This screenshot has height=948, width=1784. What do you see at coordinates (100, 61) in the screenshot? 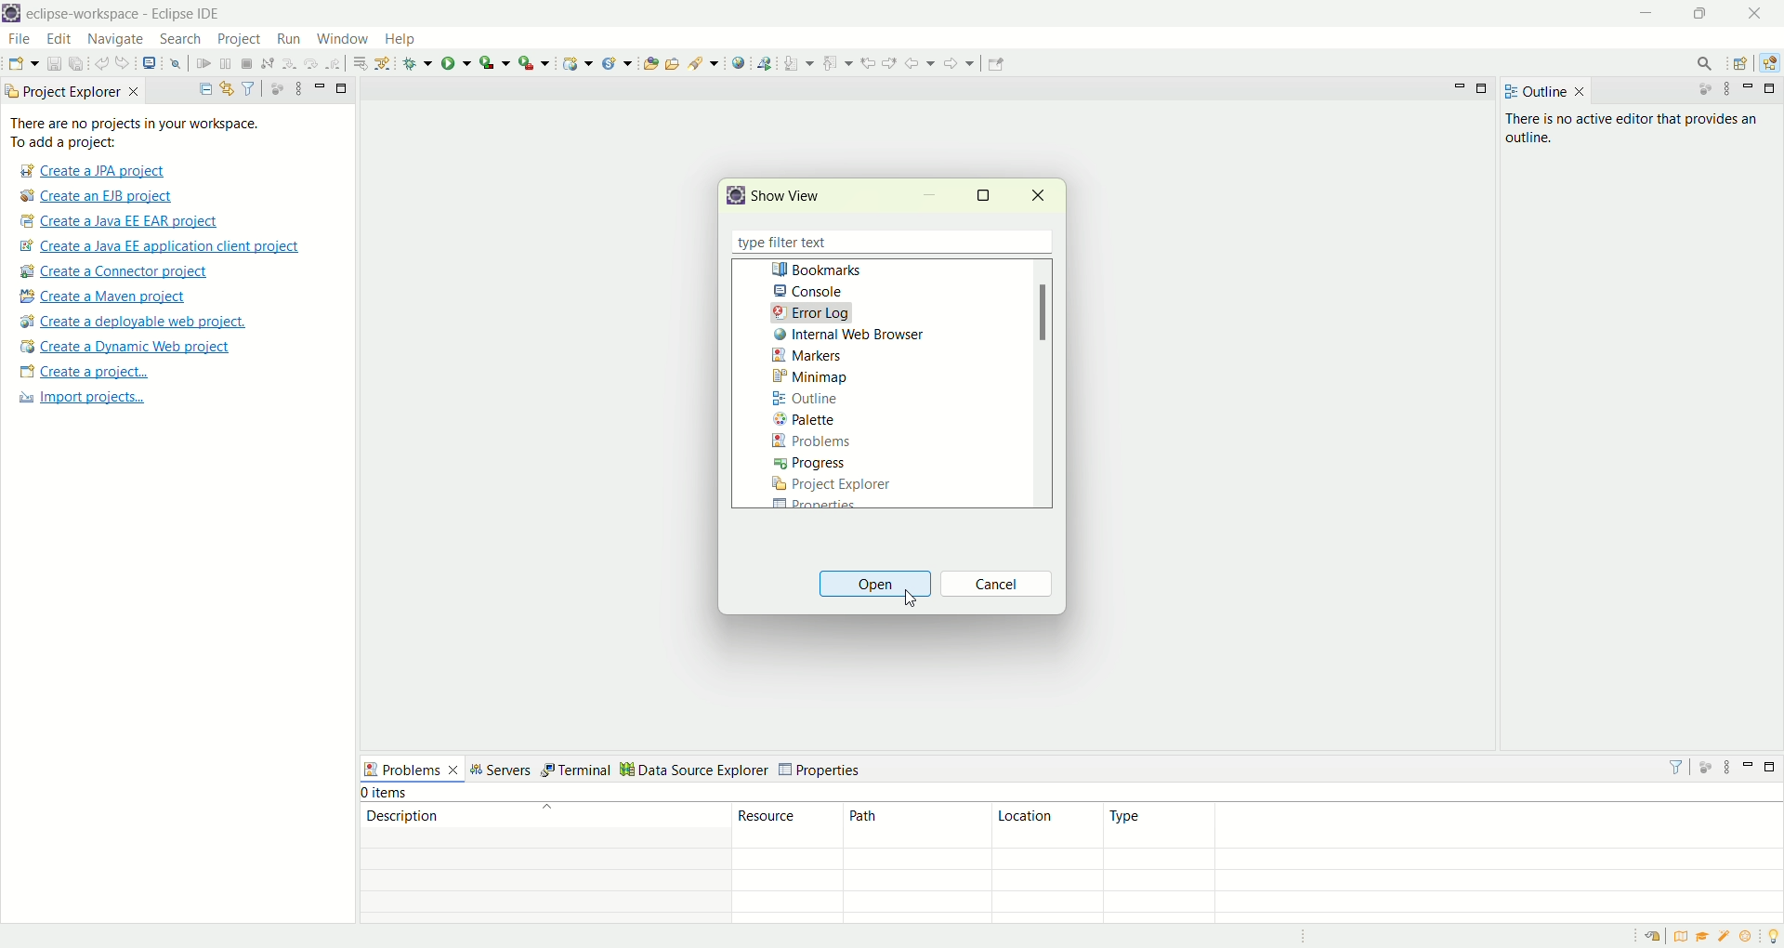
I see `undo` at bounding box center [100, 61].